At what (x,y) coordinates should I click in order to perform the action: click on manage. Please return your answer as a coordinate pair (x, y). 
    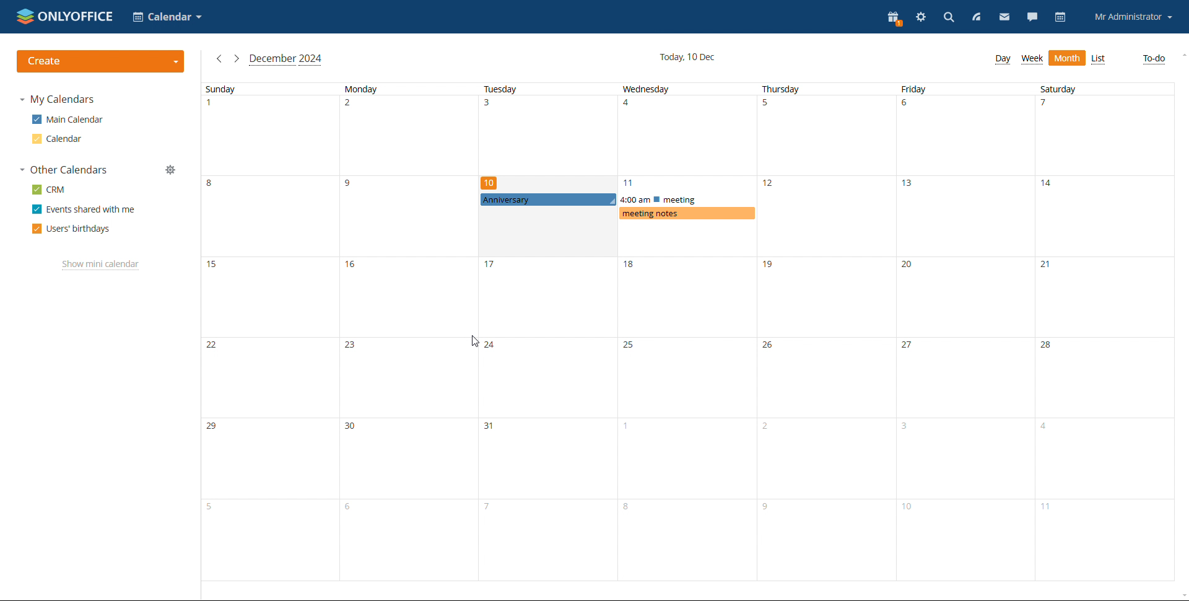
    Looking at the image, I should click on (172, 170).